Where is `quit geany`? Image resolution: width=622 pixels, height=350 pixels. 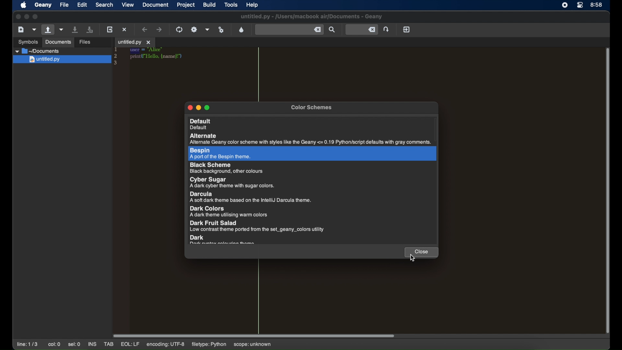 quit geany is located at coordinates (407, 29).